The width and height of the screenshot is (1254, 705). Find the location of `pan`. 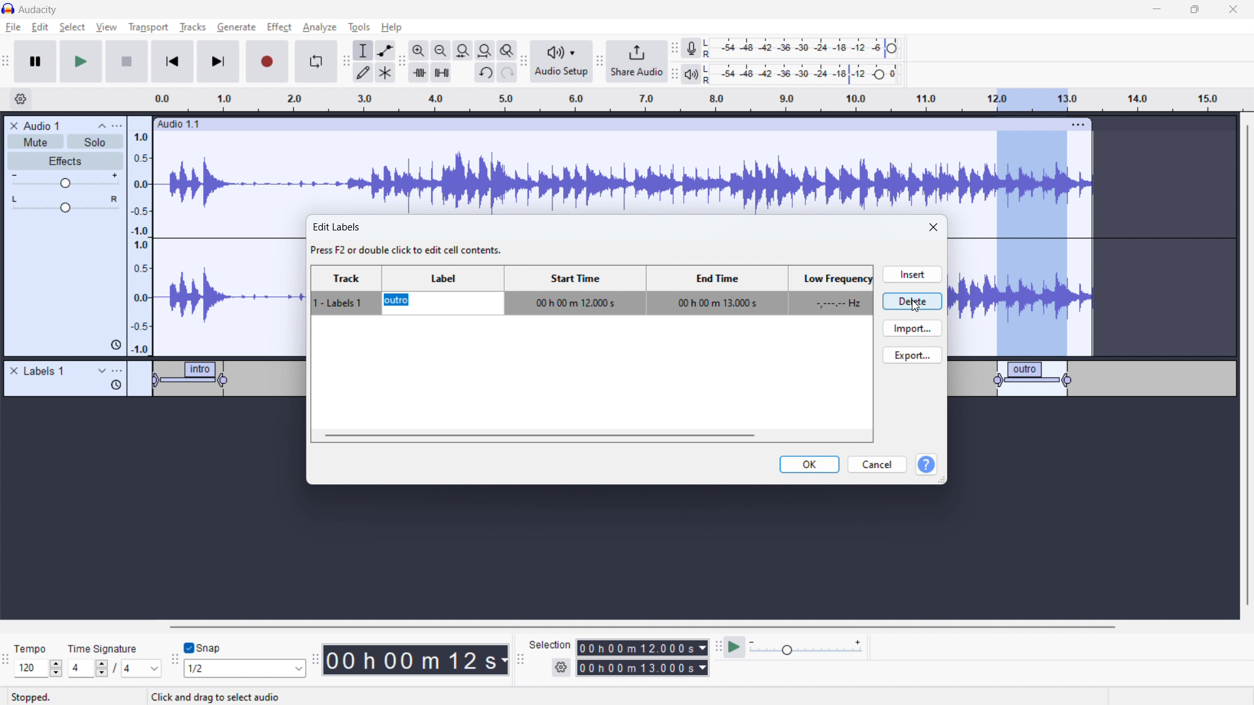

pan is located at coordinates (65, 204).